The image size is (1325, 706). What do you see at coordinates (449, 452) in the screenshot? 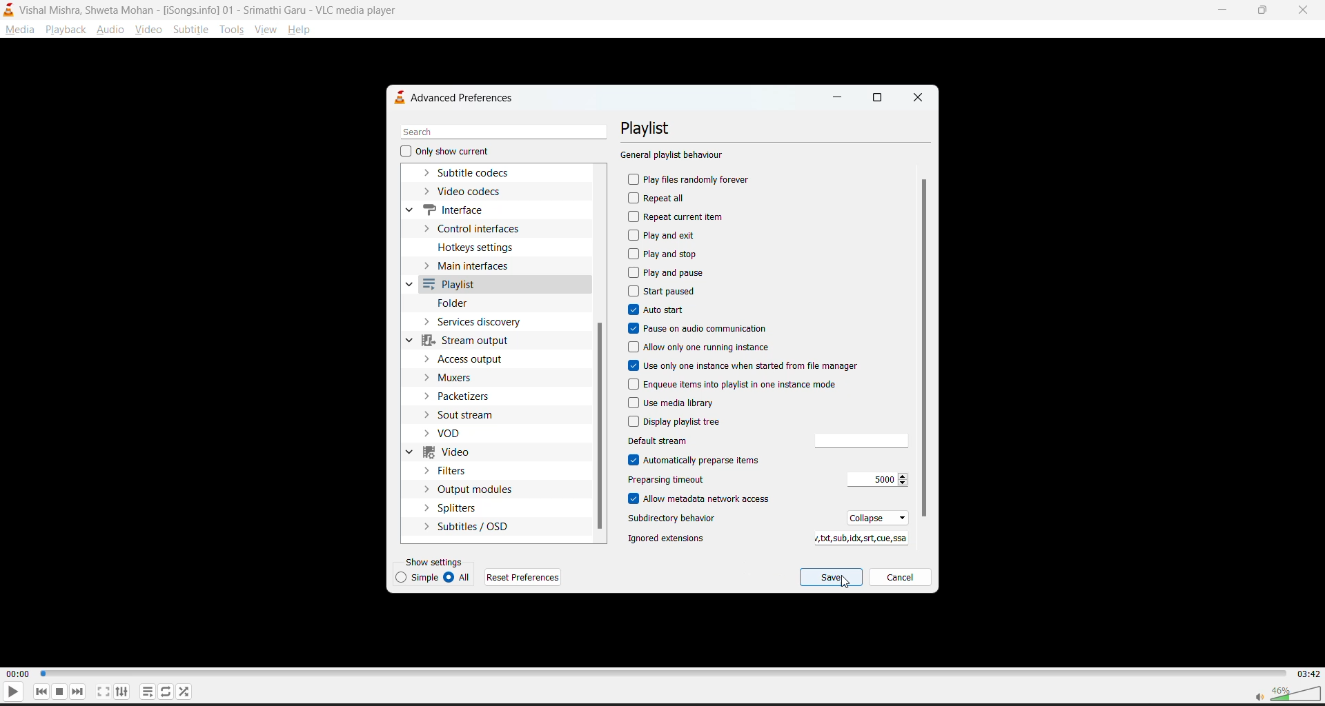
I see `video` at bounding box center [449, 452].